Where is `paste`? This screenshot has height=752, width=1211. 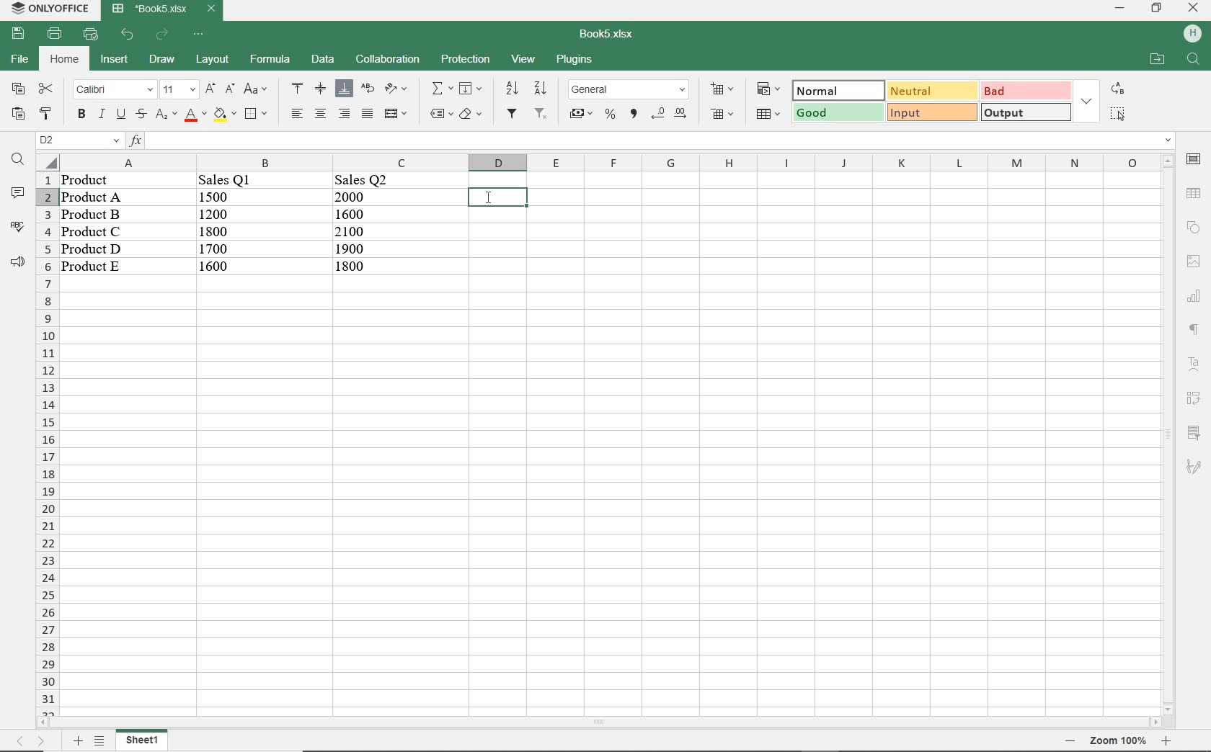 paste is located at coordinates (18, 113).